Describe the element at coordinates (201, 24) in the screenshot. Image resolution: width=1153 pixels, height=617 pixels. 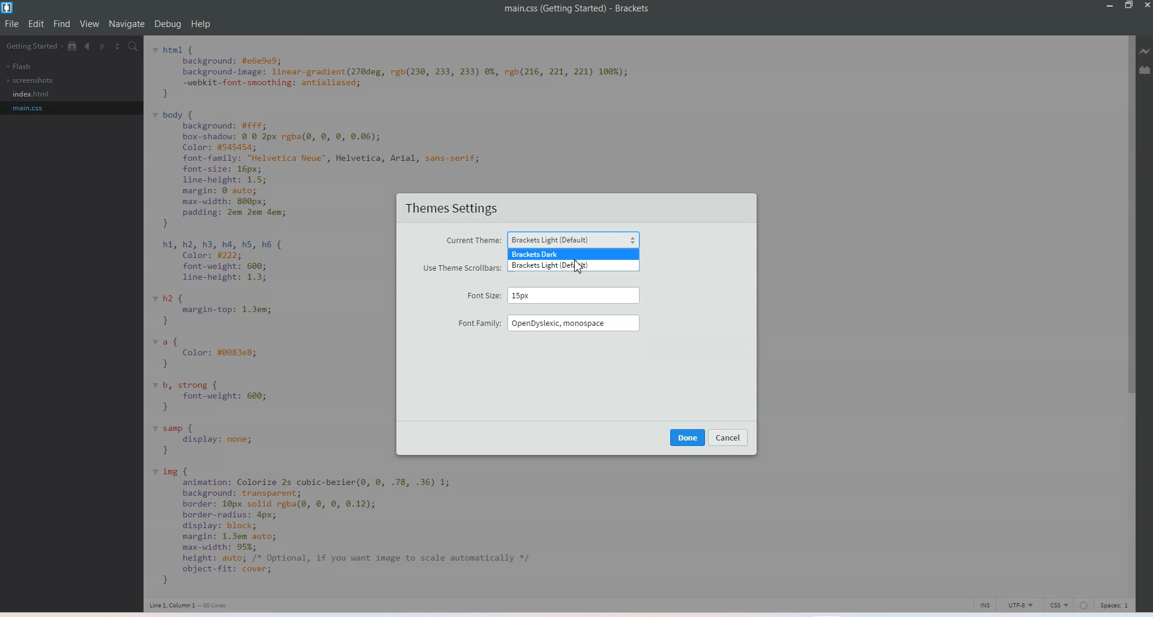
I see `Help` at that location.